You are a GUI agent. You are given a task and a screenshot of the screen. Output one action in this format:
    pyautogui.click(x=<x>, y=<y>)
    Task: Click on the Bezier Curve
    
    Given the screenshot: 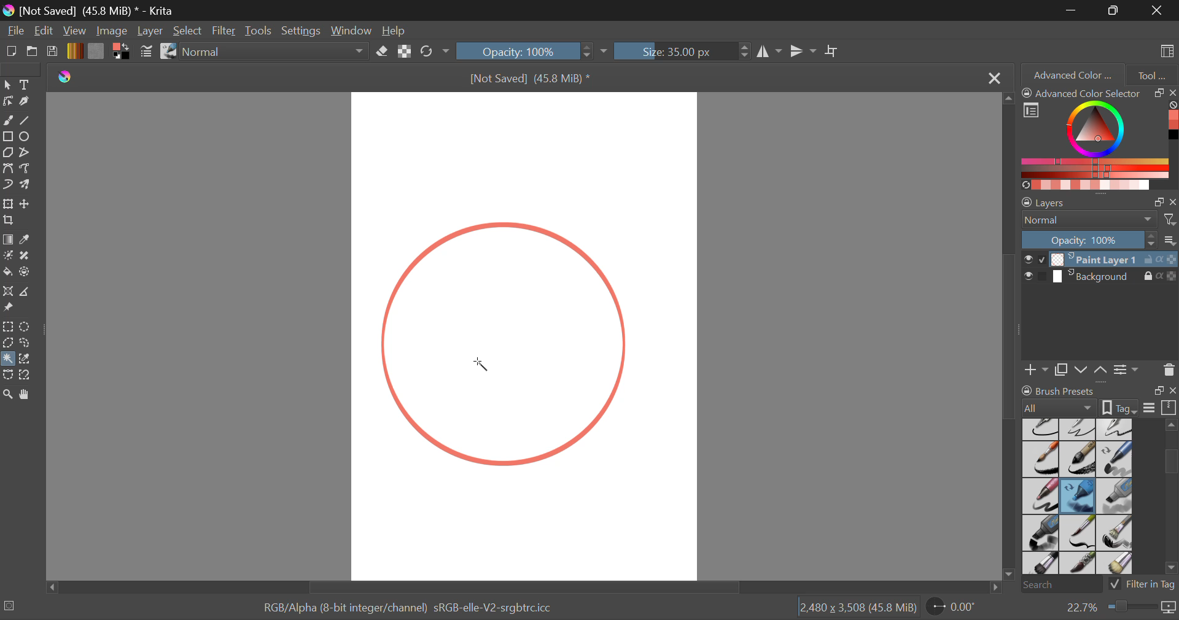 What is the action you would take?
    pyautogui.click(x=10, y=170)
    